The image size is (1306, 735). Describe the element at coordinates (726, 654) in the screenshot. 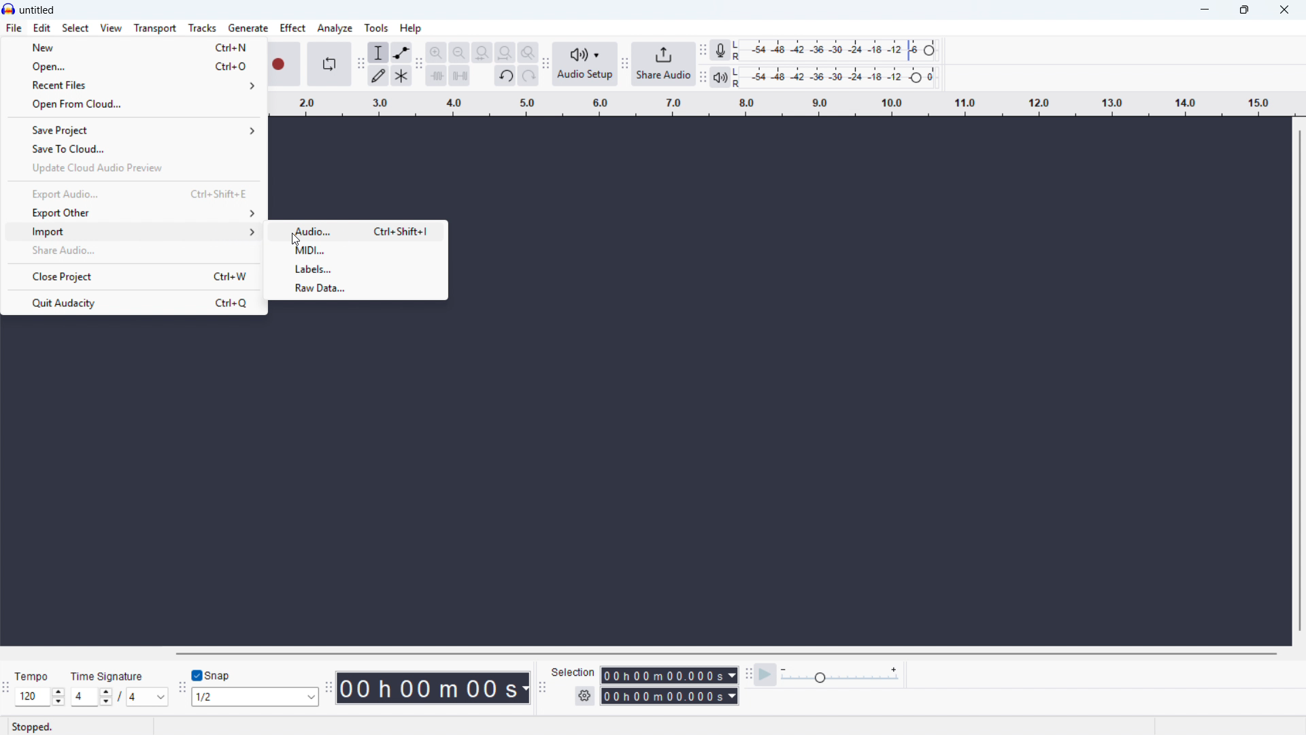

I see `Horizontal scroll bar` at that location.